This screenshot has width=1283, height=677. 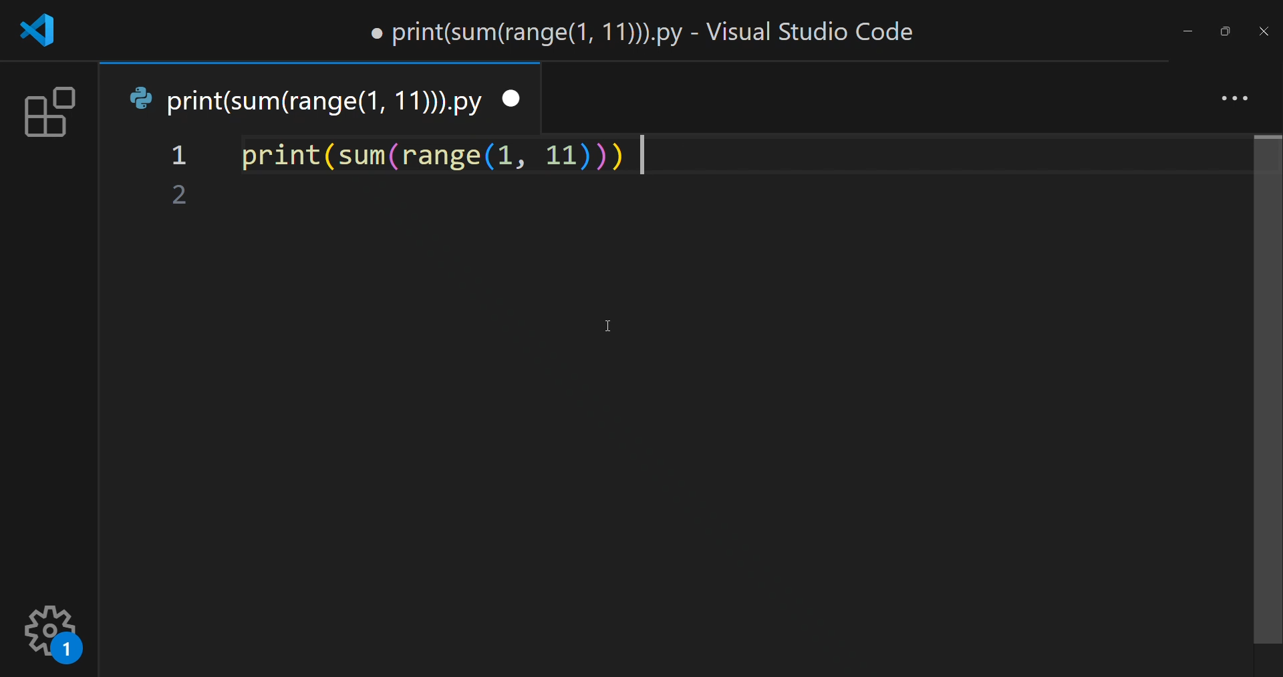 I want to click on minimize, so click(x=1187, y=29).